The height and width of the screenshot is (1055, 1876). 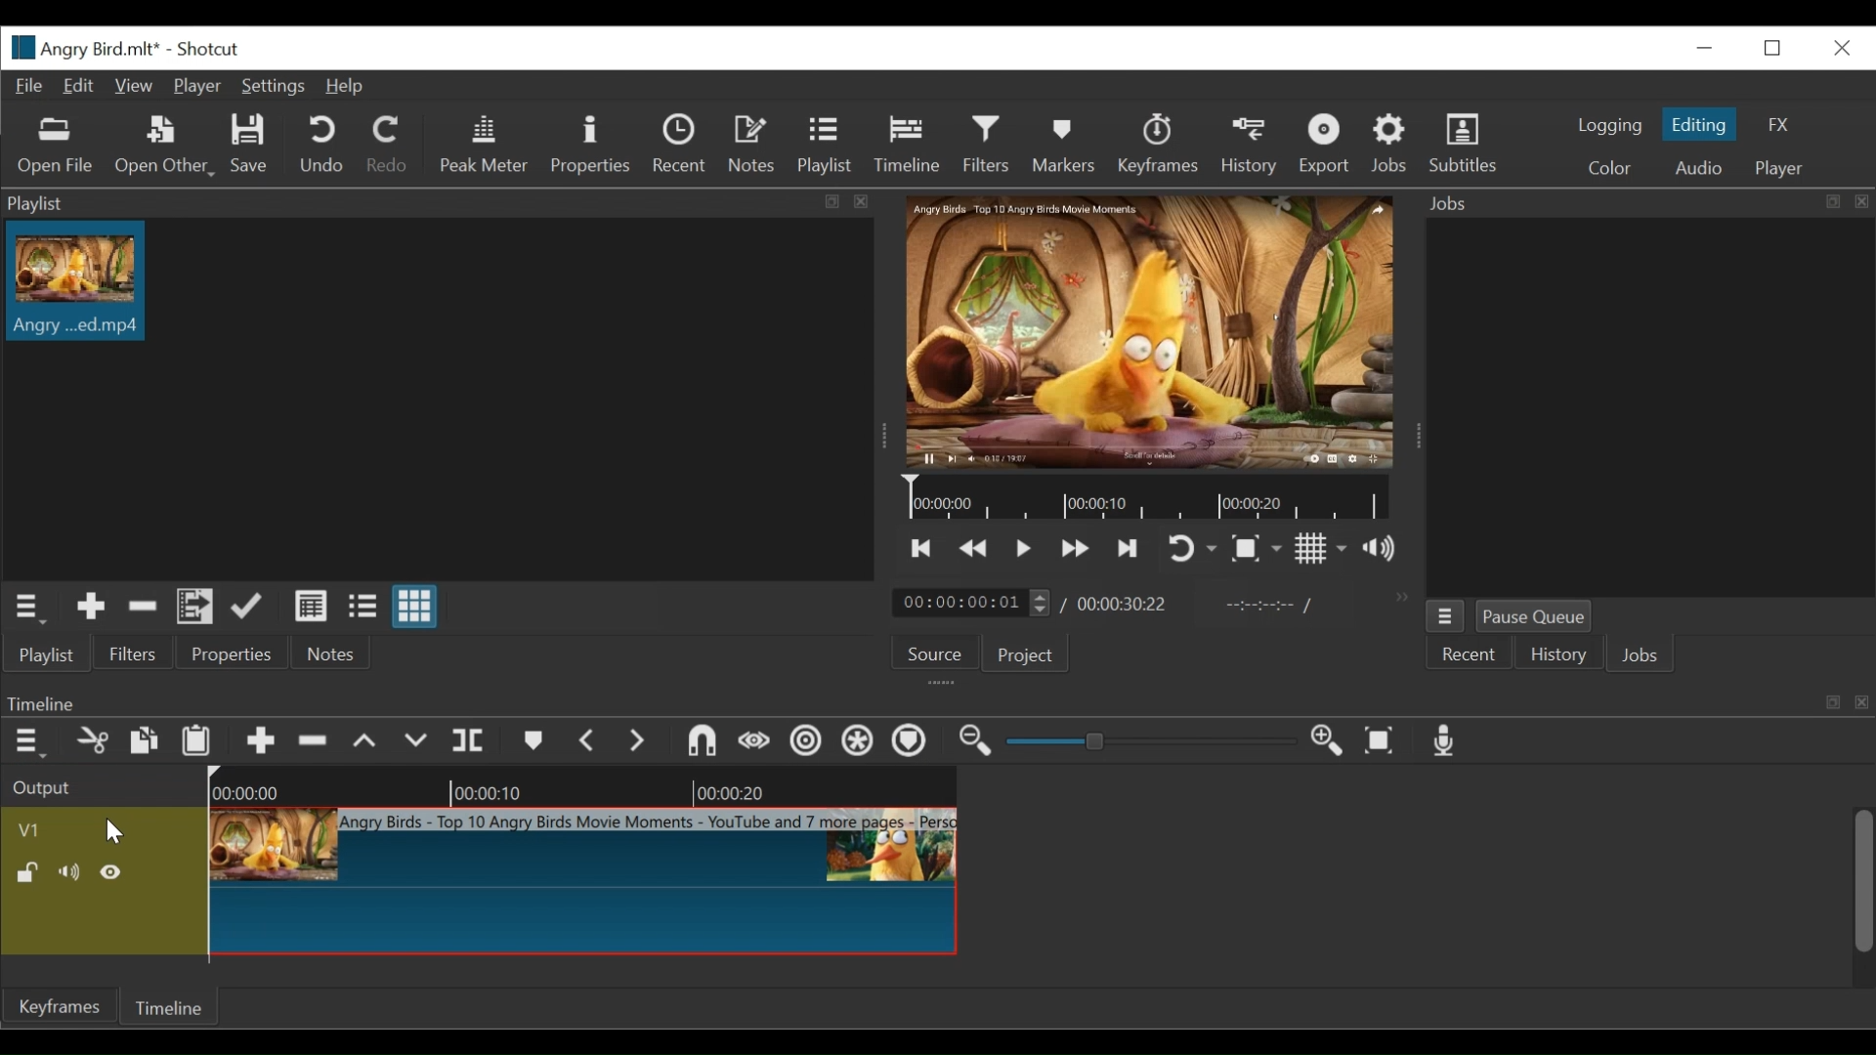 I want to click on Playlist Panel, so click(x=438, y=203).